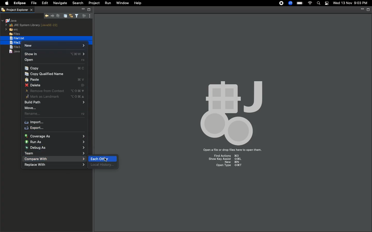 This screenshot has height=232, width=372. What do you see at coordinates (14, 53) in the screenshot?
I see `java` at bounding box center [14, 53].